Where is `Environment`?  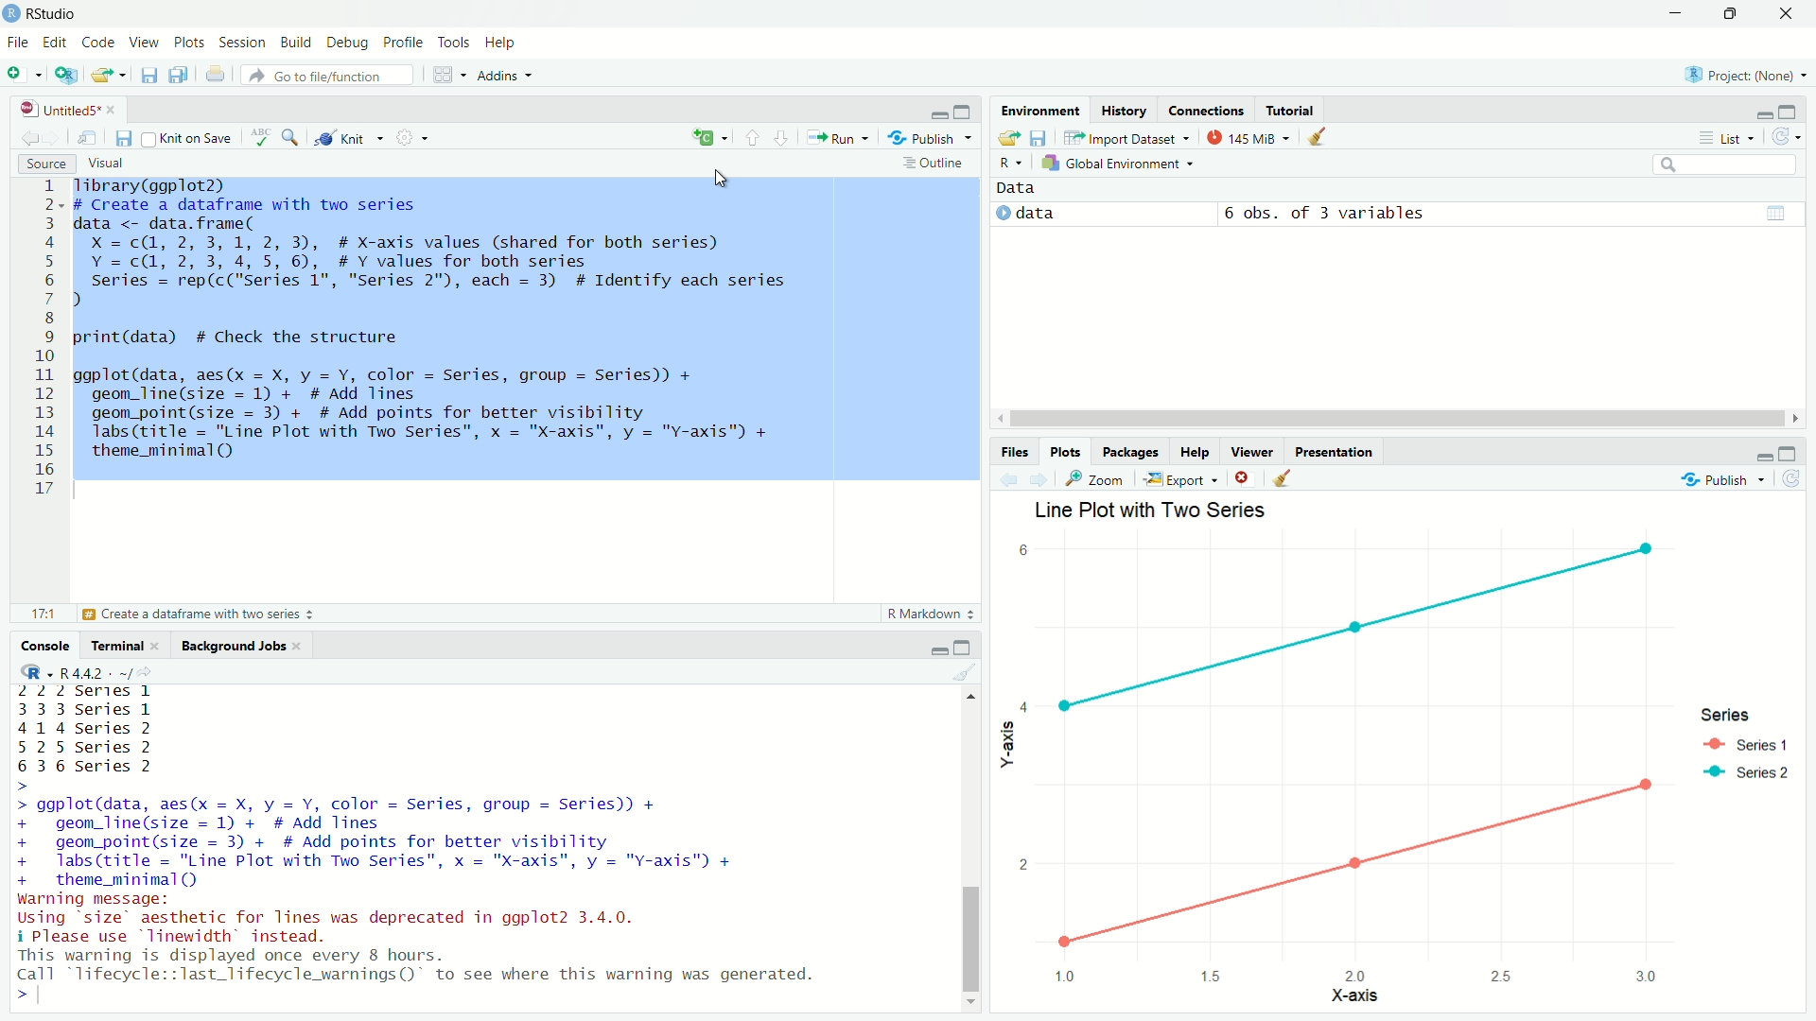
Environment is located at coordinates (1039, 108).